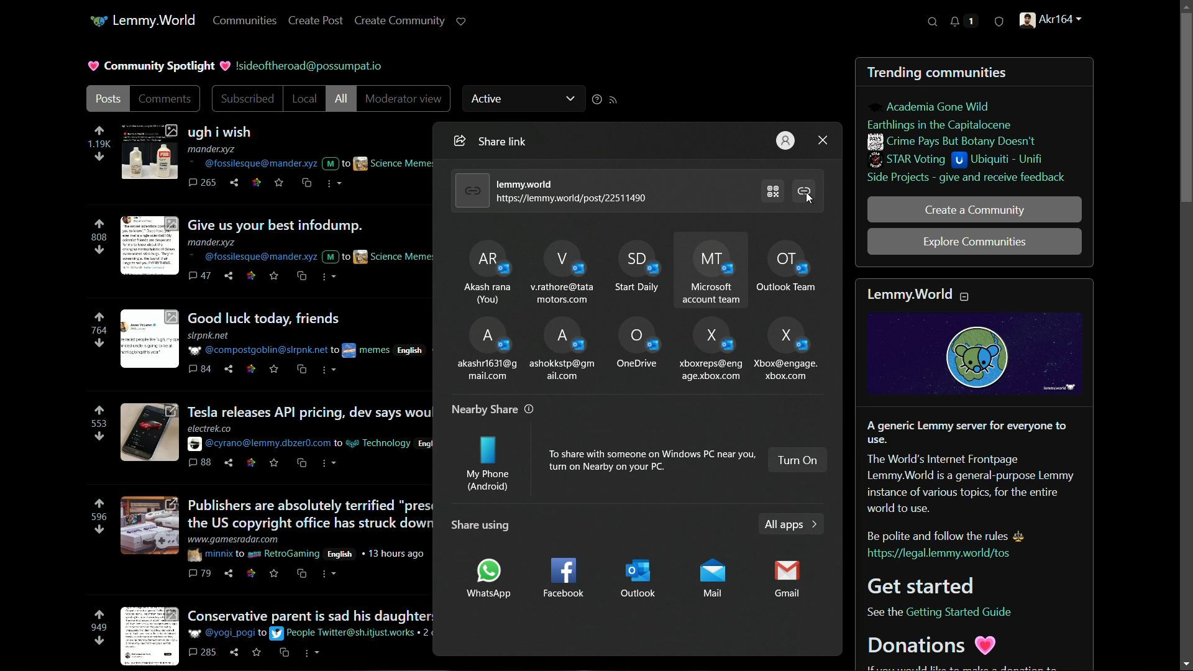 The image size is (1193, 671). Describe the element at coordinates (147, 636) in the screenshot. I see `thumbnail` at that location.